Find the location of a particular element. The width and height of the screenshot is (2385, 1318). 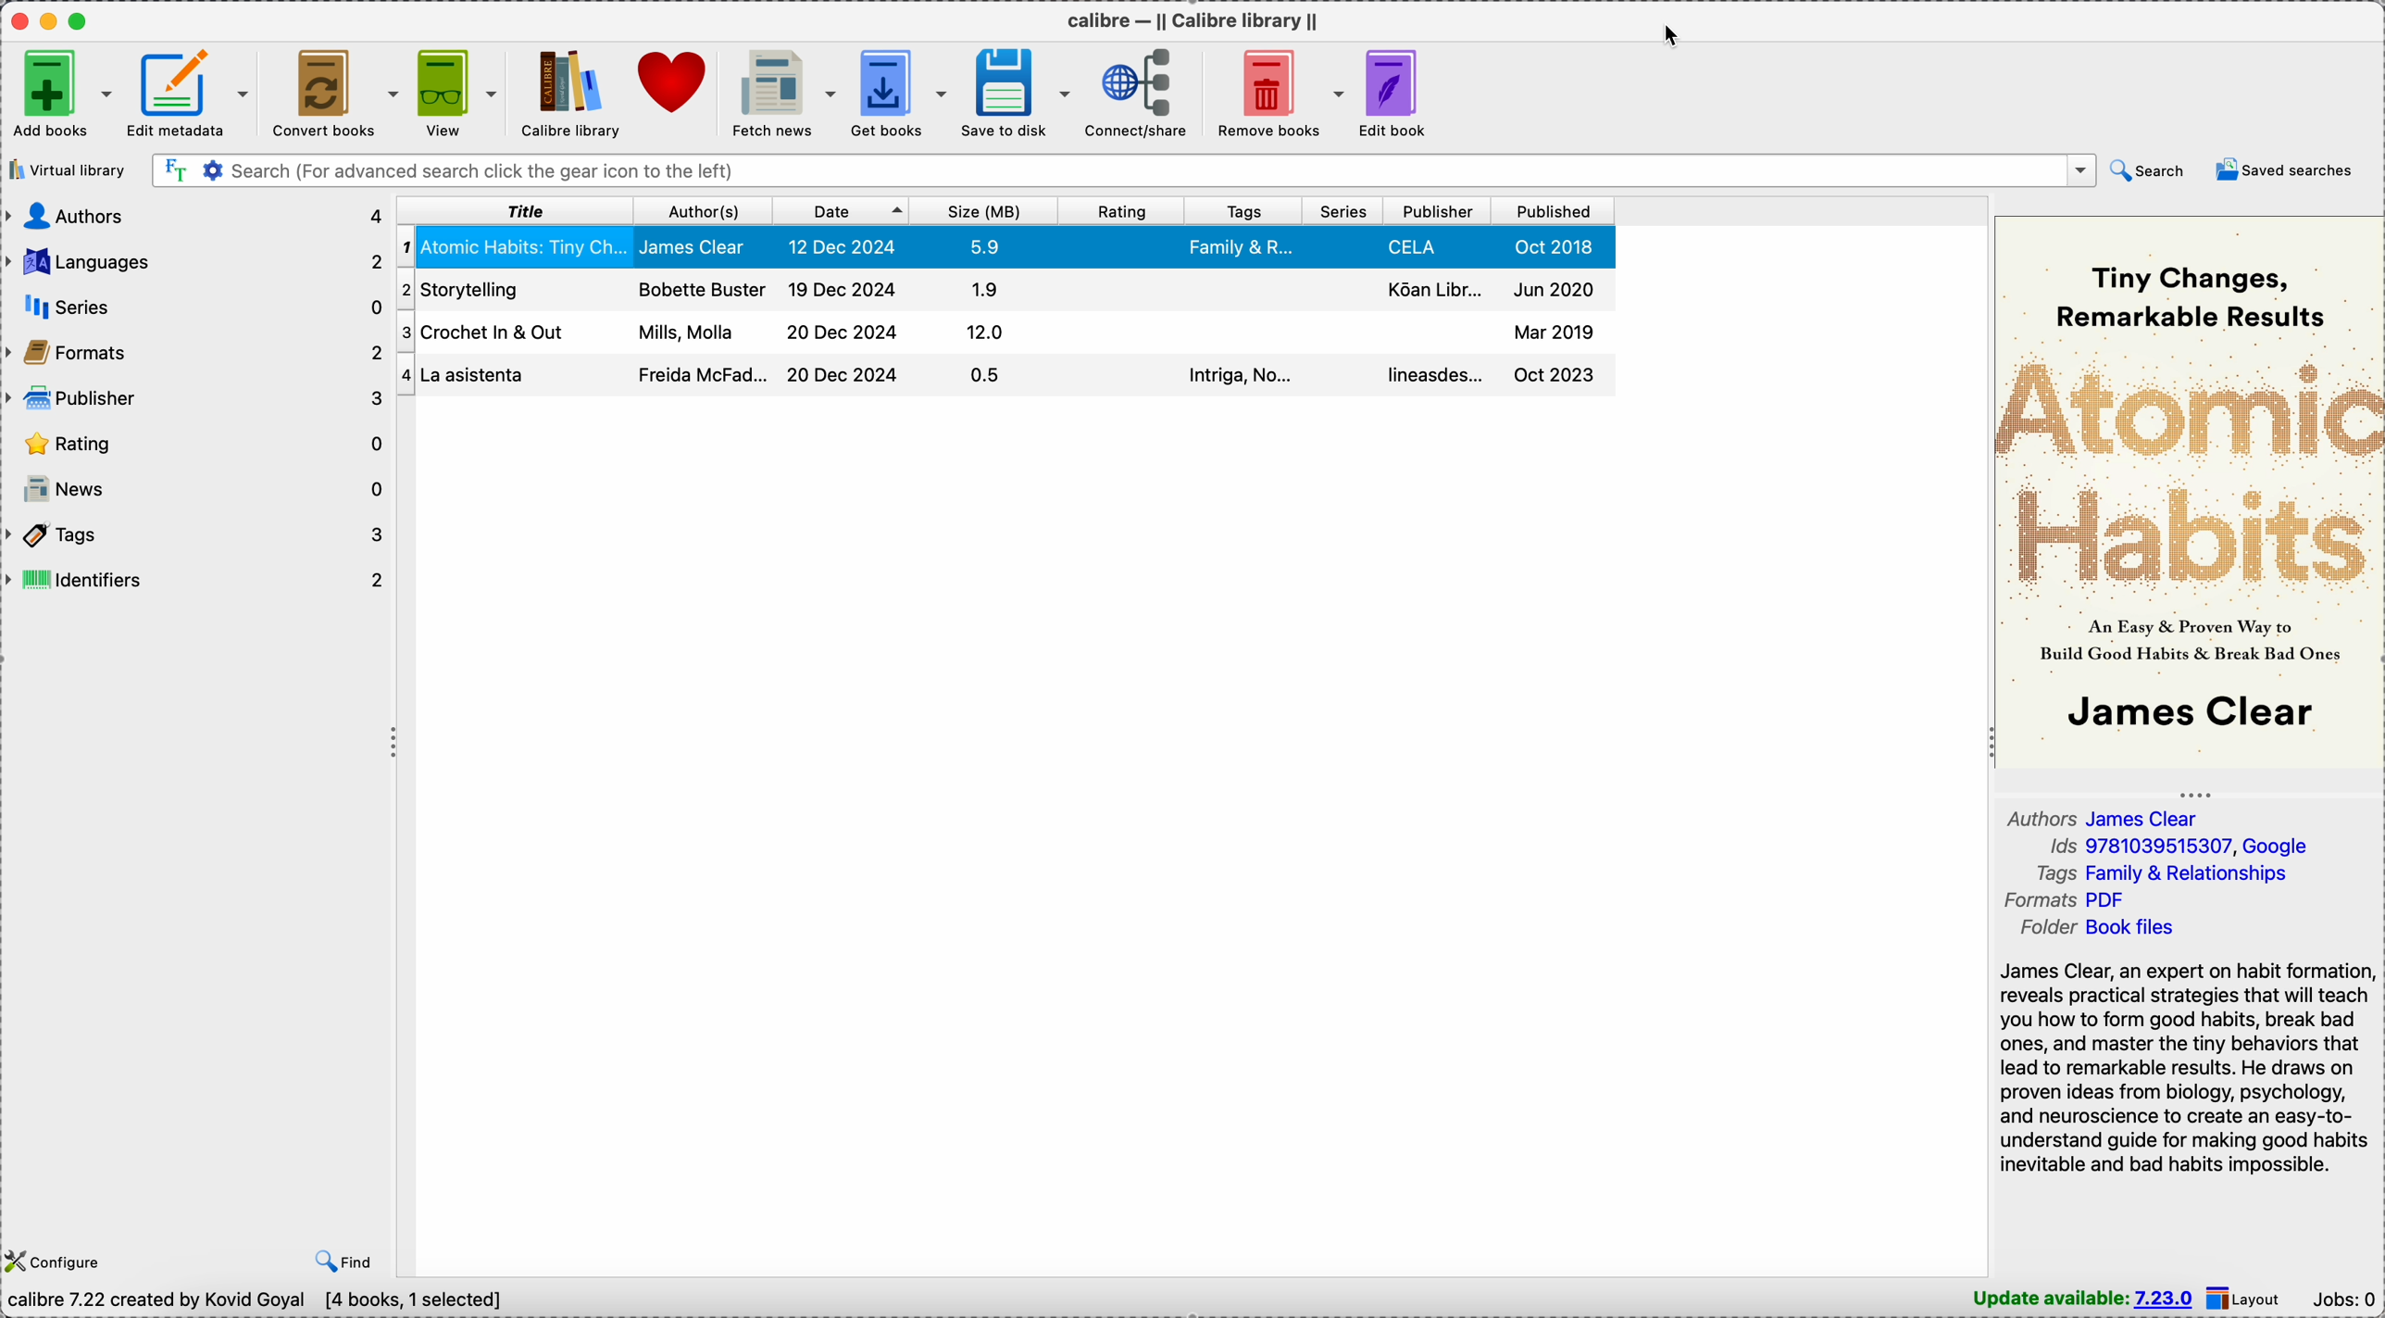

publisher is located at coordinates (1440, 210).